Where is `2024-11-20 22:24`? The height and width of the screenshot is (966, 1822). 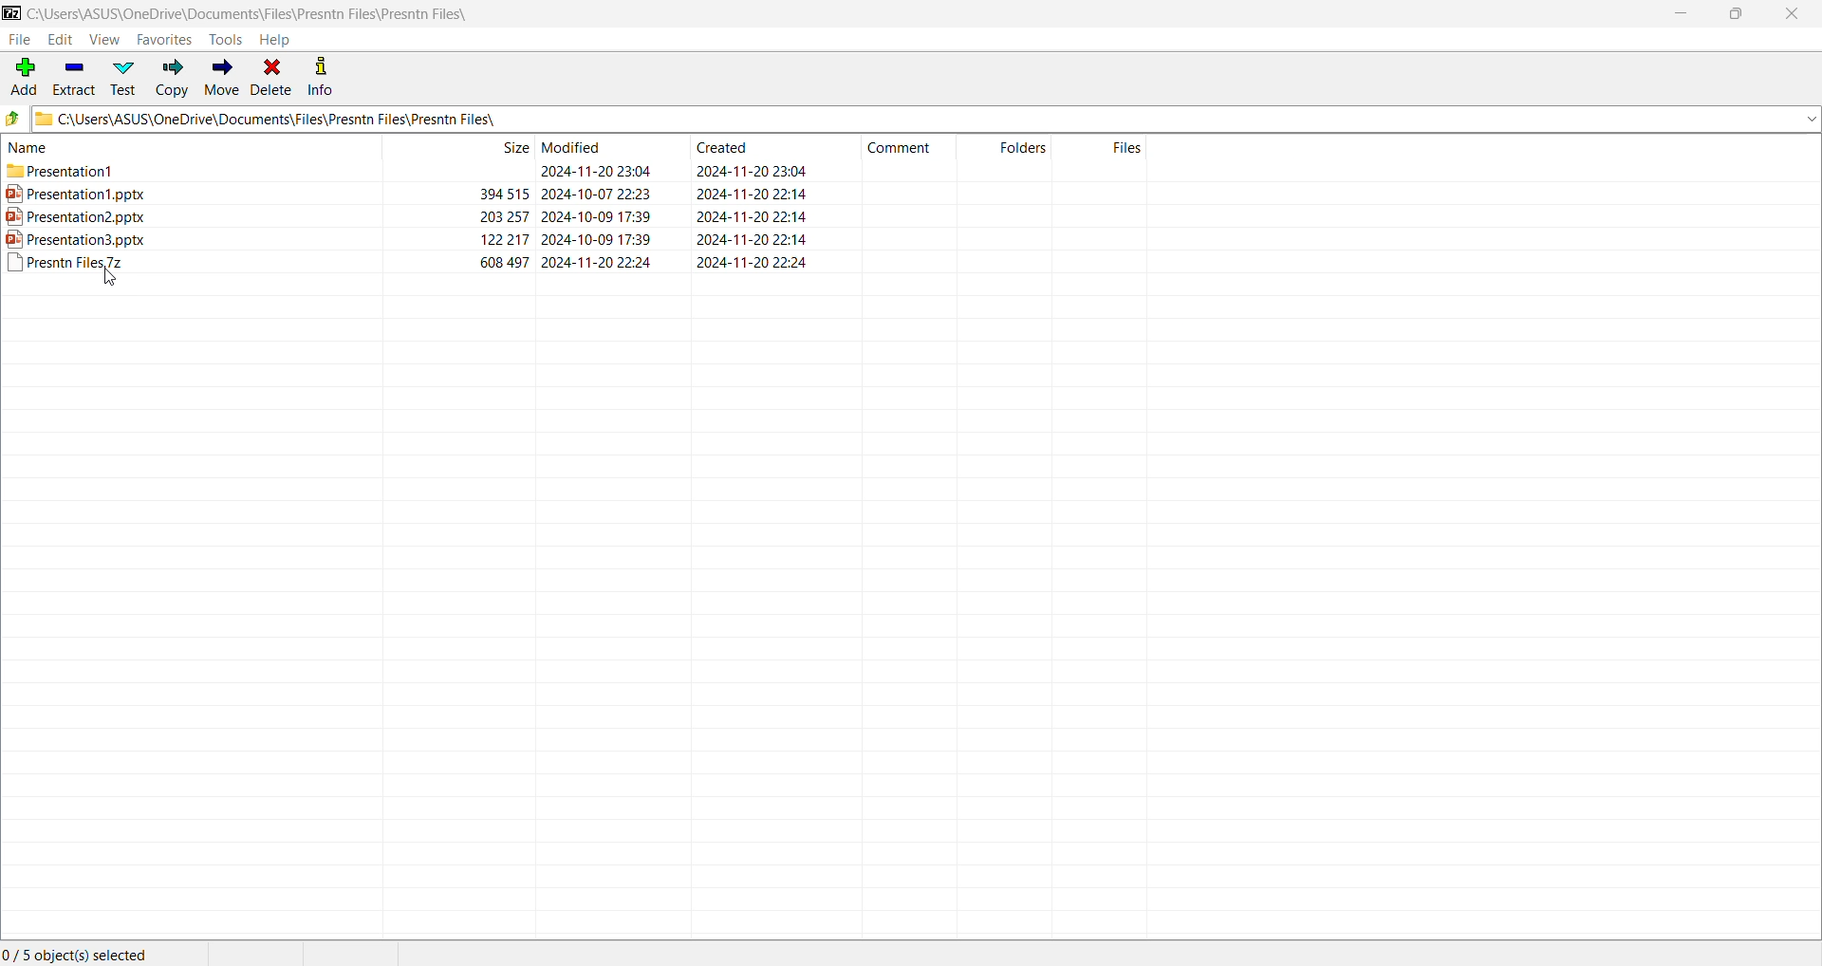
2024-11-20 22:24 is located at coordinates (595, 263).